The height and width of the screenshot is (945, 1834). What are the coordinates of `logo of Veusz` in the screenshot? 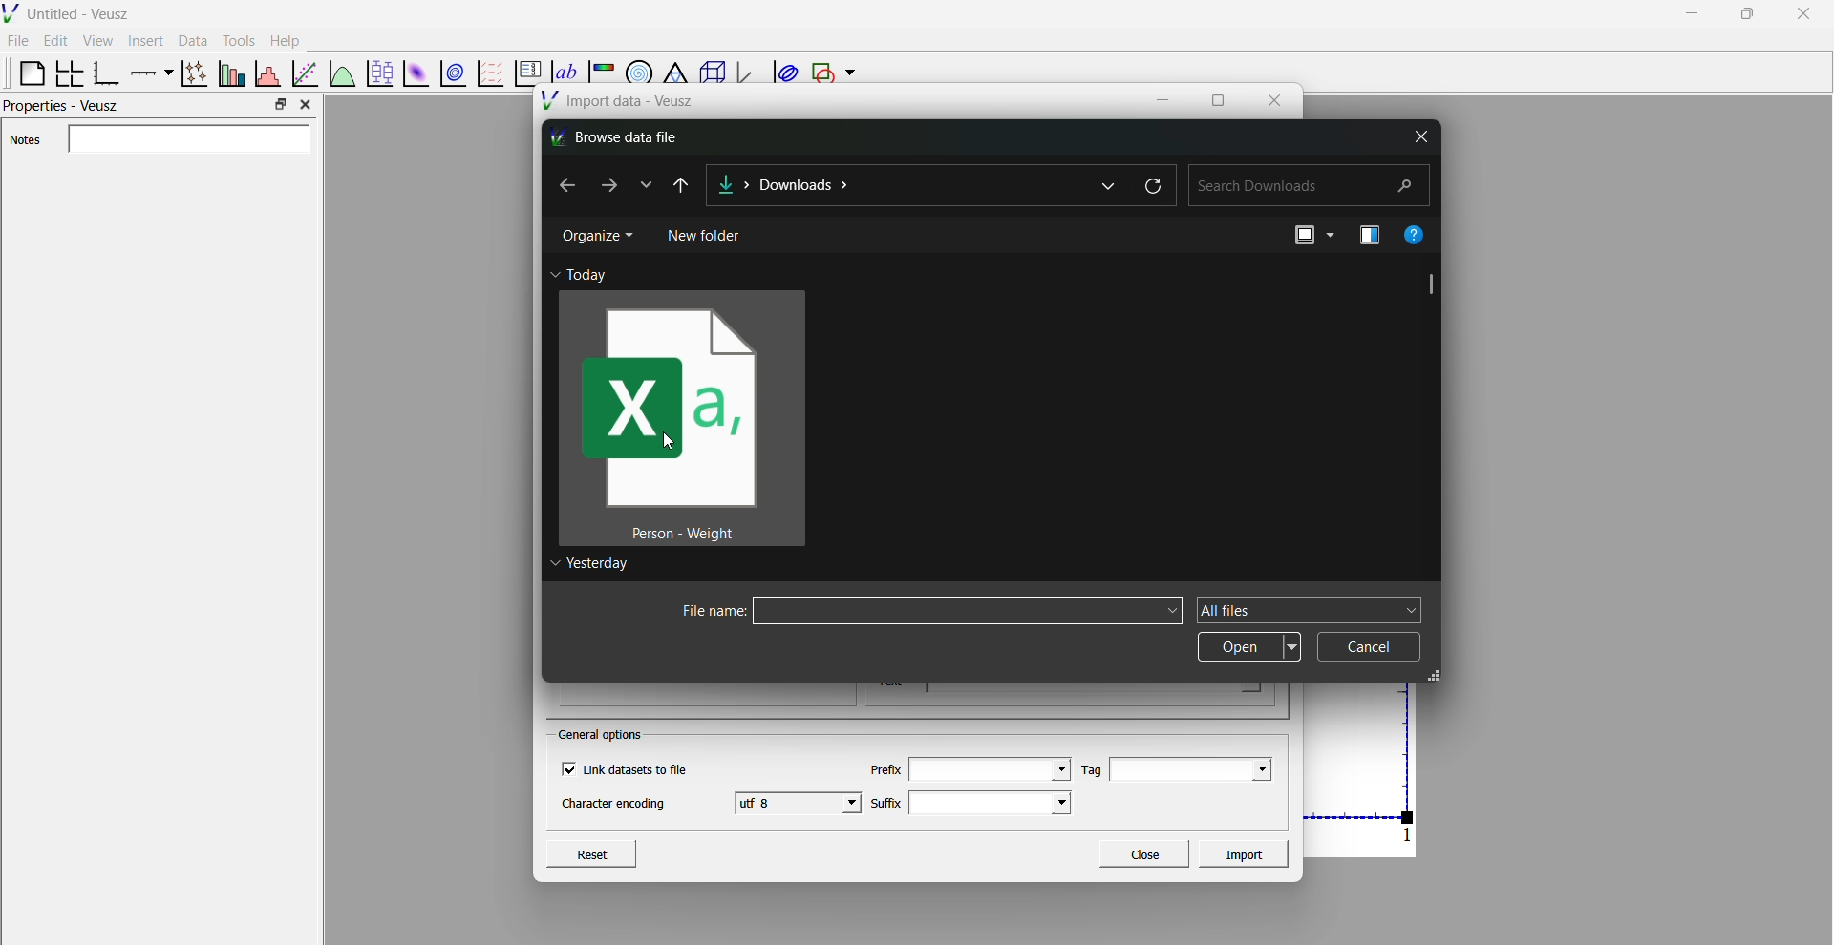 It's located at (11, 12).